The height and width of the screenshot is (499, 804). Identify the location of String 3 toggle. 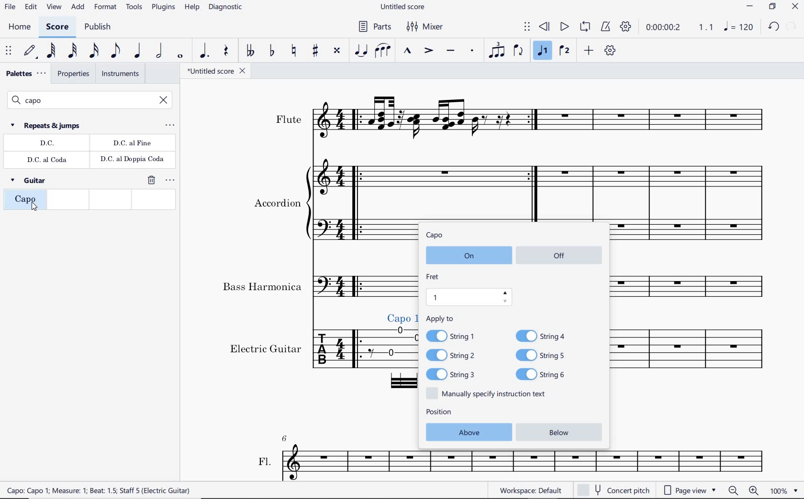
(458, 374).